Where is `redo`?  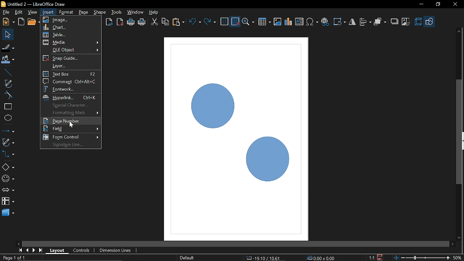 redo is located at coordinates (210, 22).